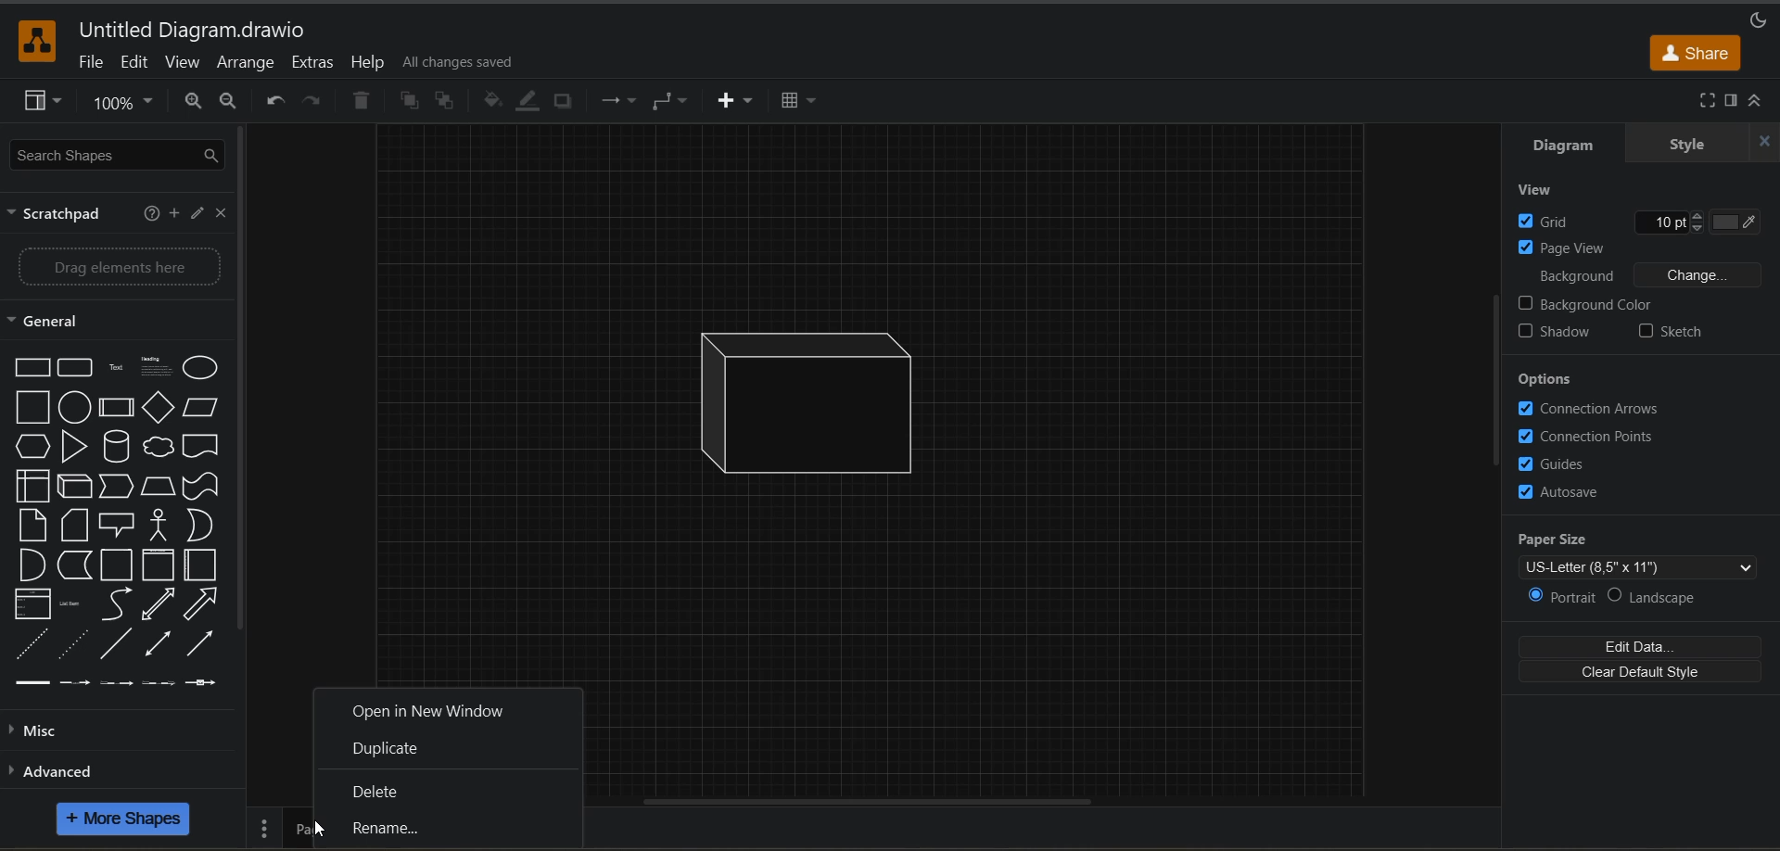 The image size is (1780, 851). Describe the element at coordinates (1591, 434) in the screenshot. I see `connection points` at that location.